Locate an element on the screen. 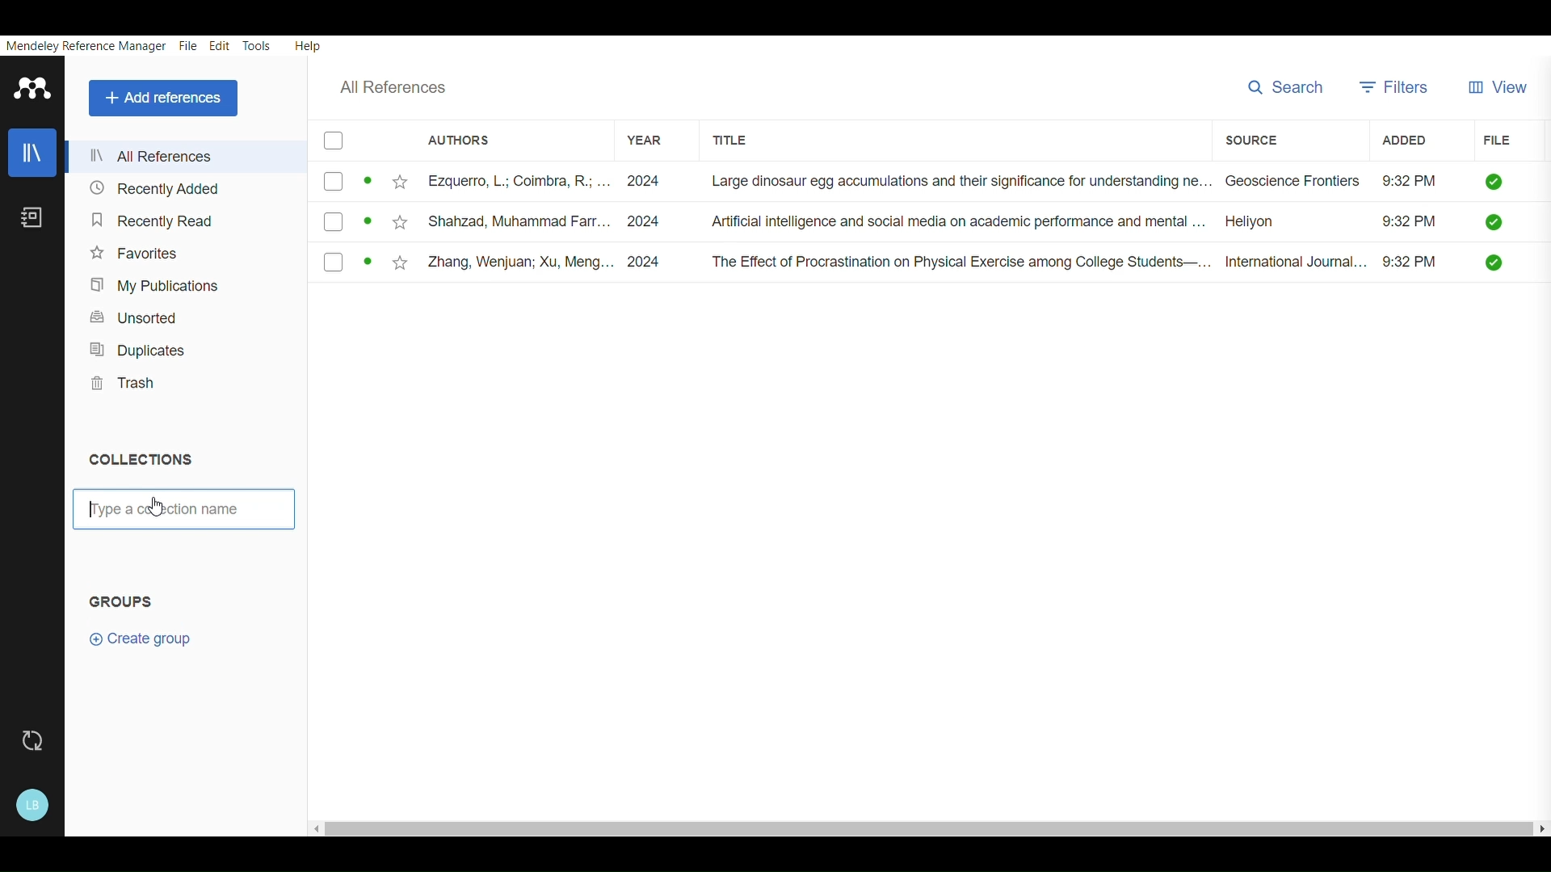  Textbox is located at coordinates (180, 512).